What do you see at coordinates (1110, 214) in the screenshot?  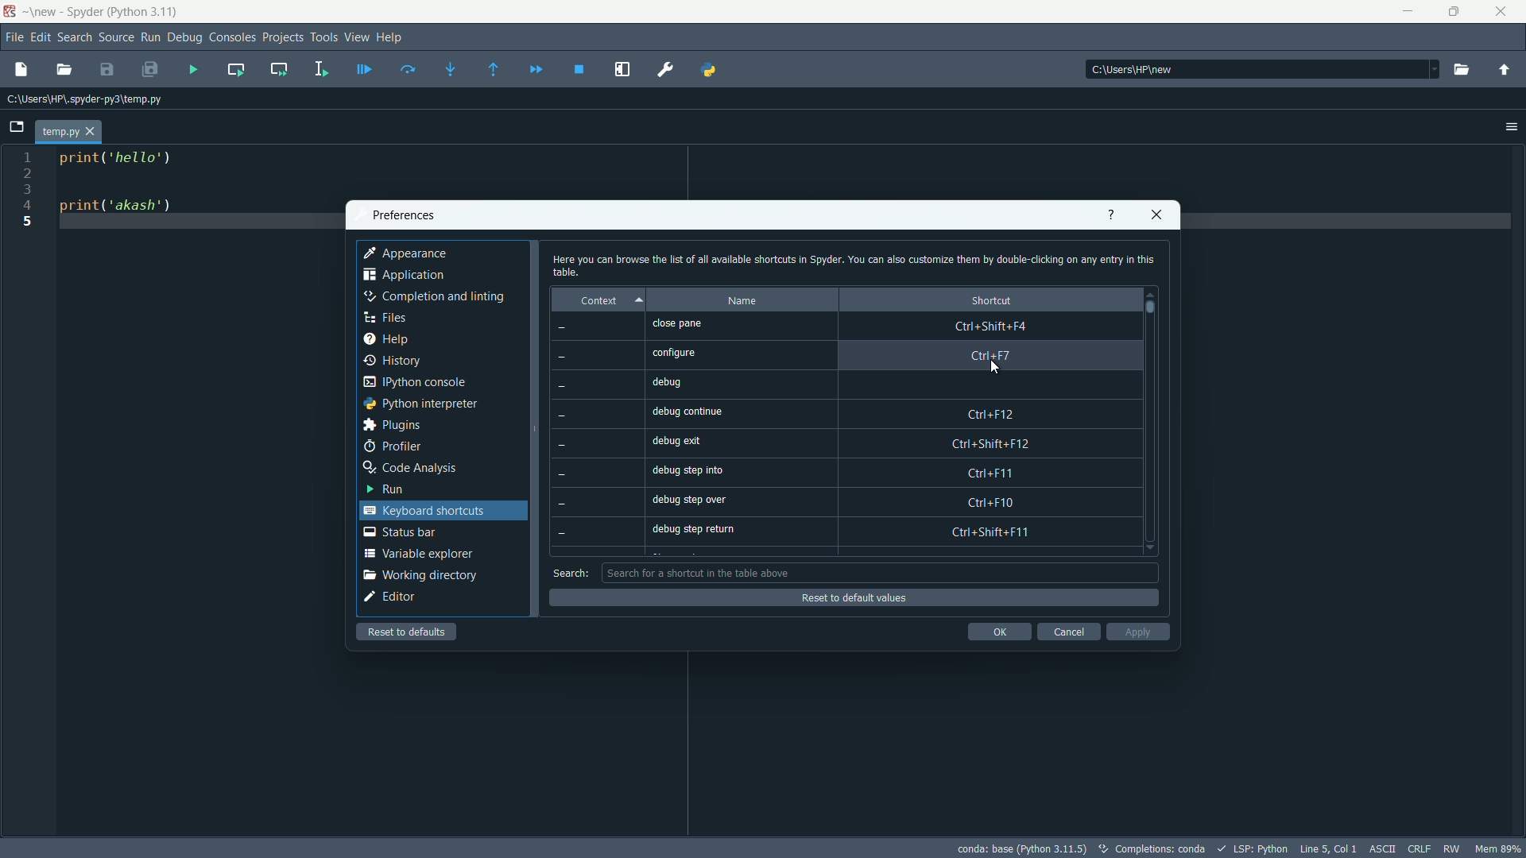 I see `get help` at bounding box center [1110, 214].